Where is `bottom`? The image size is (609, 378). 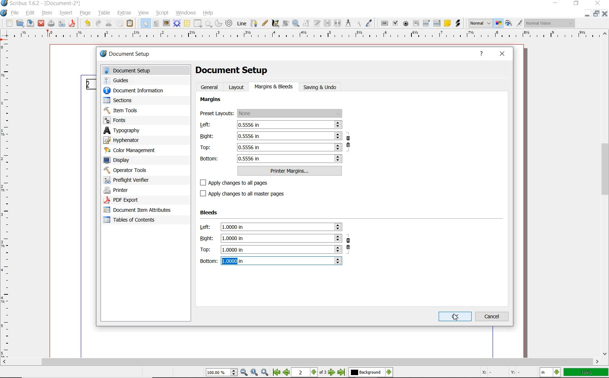 bottom is located at coordinates (272, 159).